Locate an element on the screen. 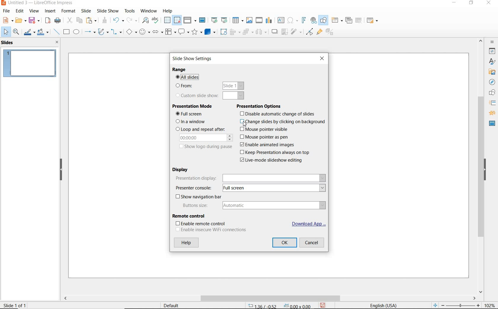 This screenshot has width=498, height=309. PRINT is located at coordinates (58, 21).